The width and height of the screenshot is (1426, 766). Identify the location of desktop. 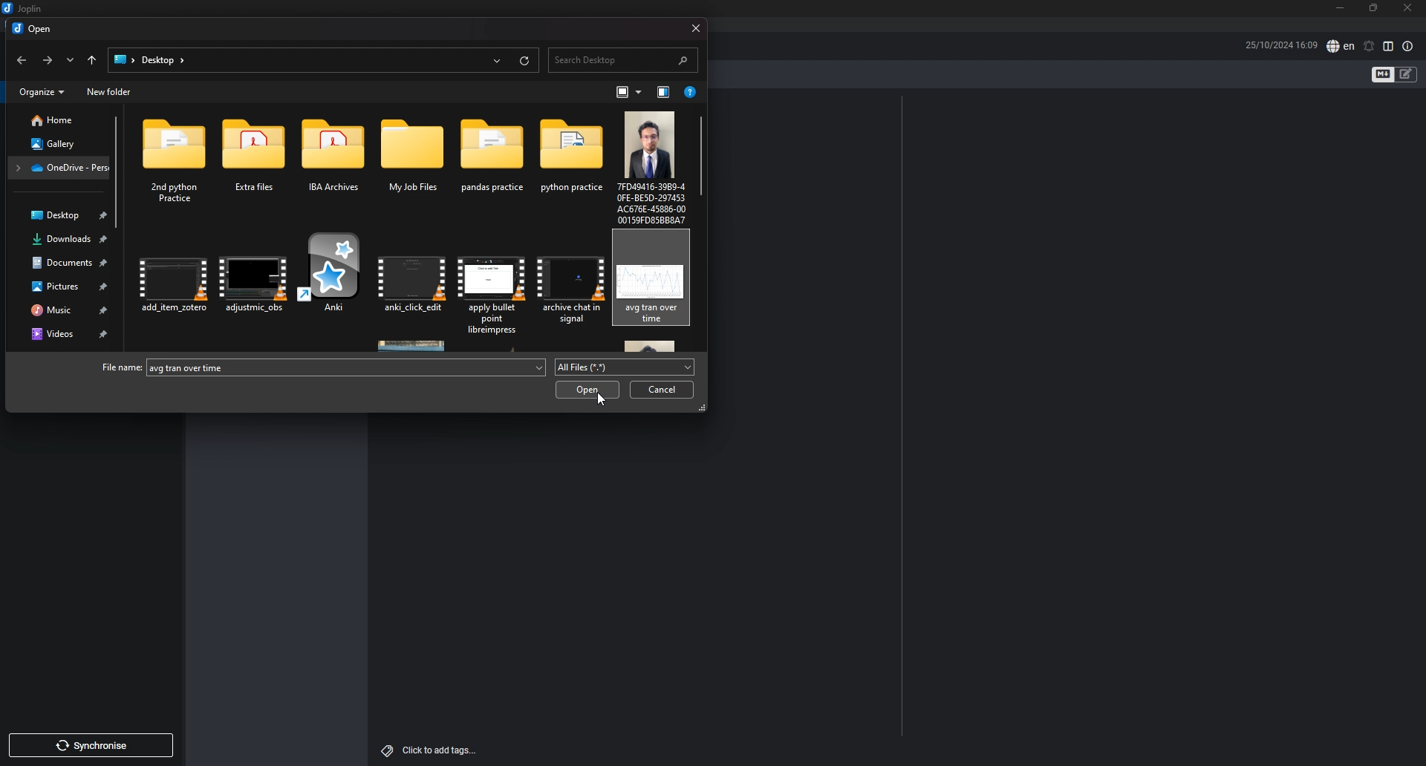
(163, 59).